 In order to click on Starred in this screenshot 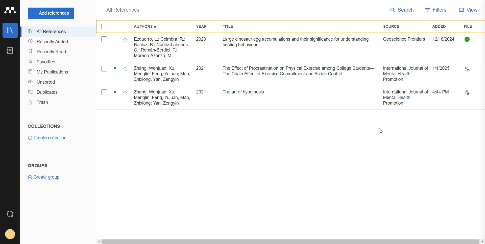, I will do `click(125, 69)`.